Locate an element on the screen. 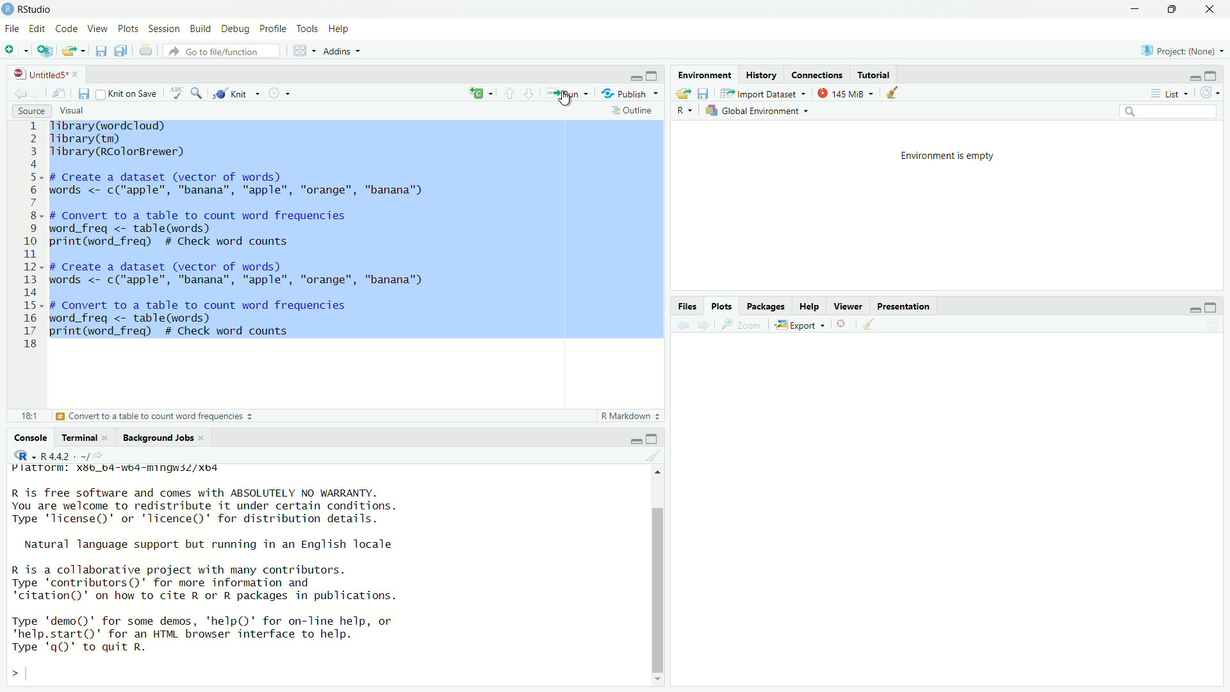 This screenshot has height=692, width=1230. New file is located at coordinates (17, 49).